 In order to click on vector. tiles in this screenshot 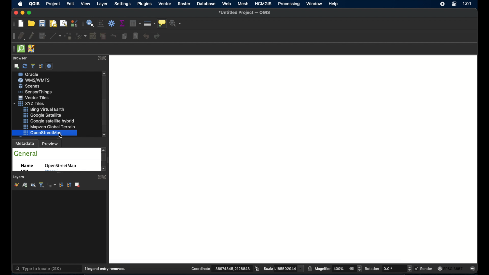, I will do `click(48, 115)`.